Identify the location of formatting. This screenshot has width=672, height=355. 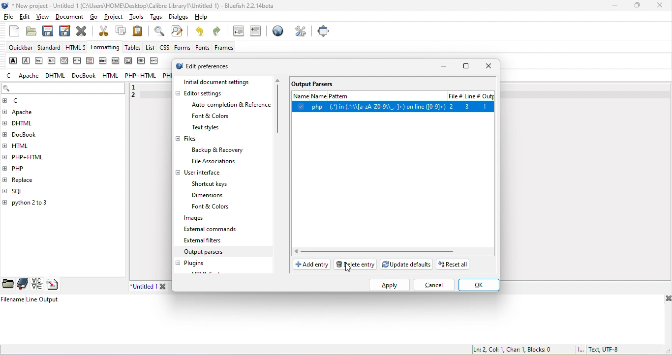
(107, 48).